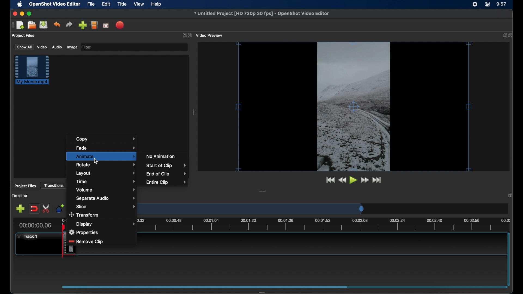  I want to click on properties, so click(85, 231).